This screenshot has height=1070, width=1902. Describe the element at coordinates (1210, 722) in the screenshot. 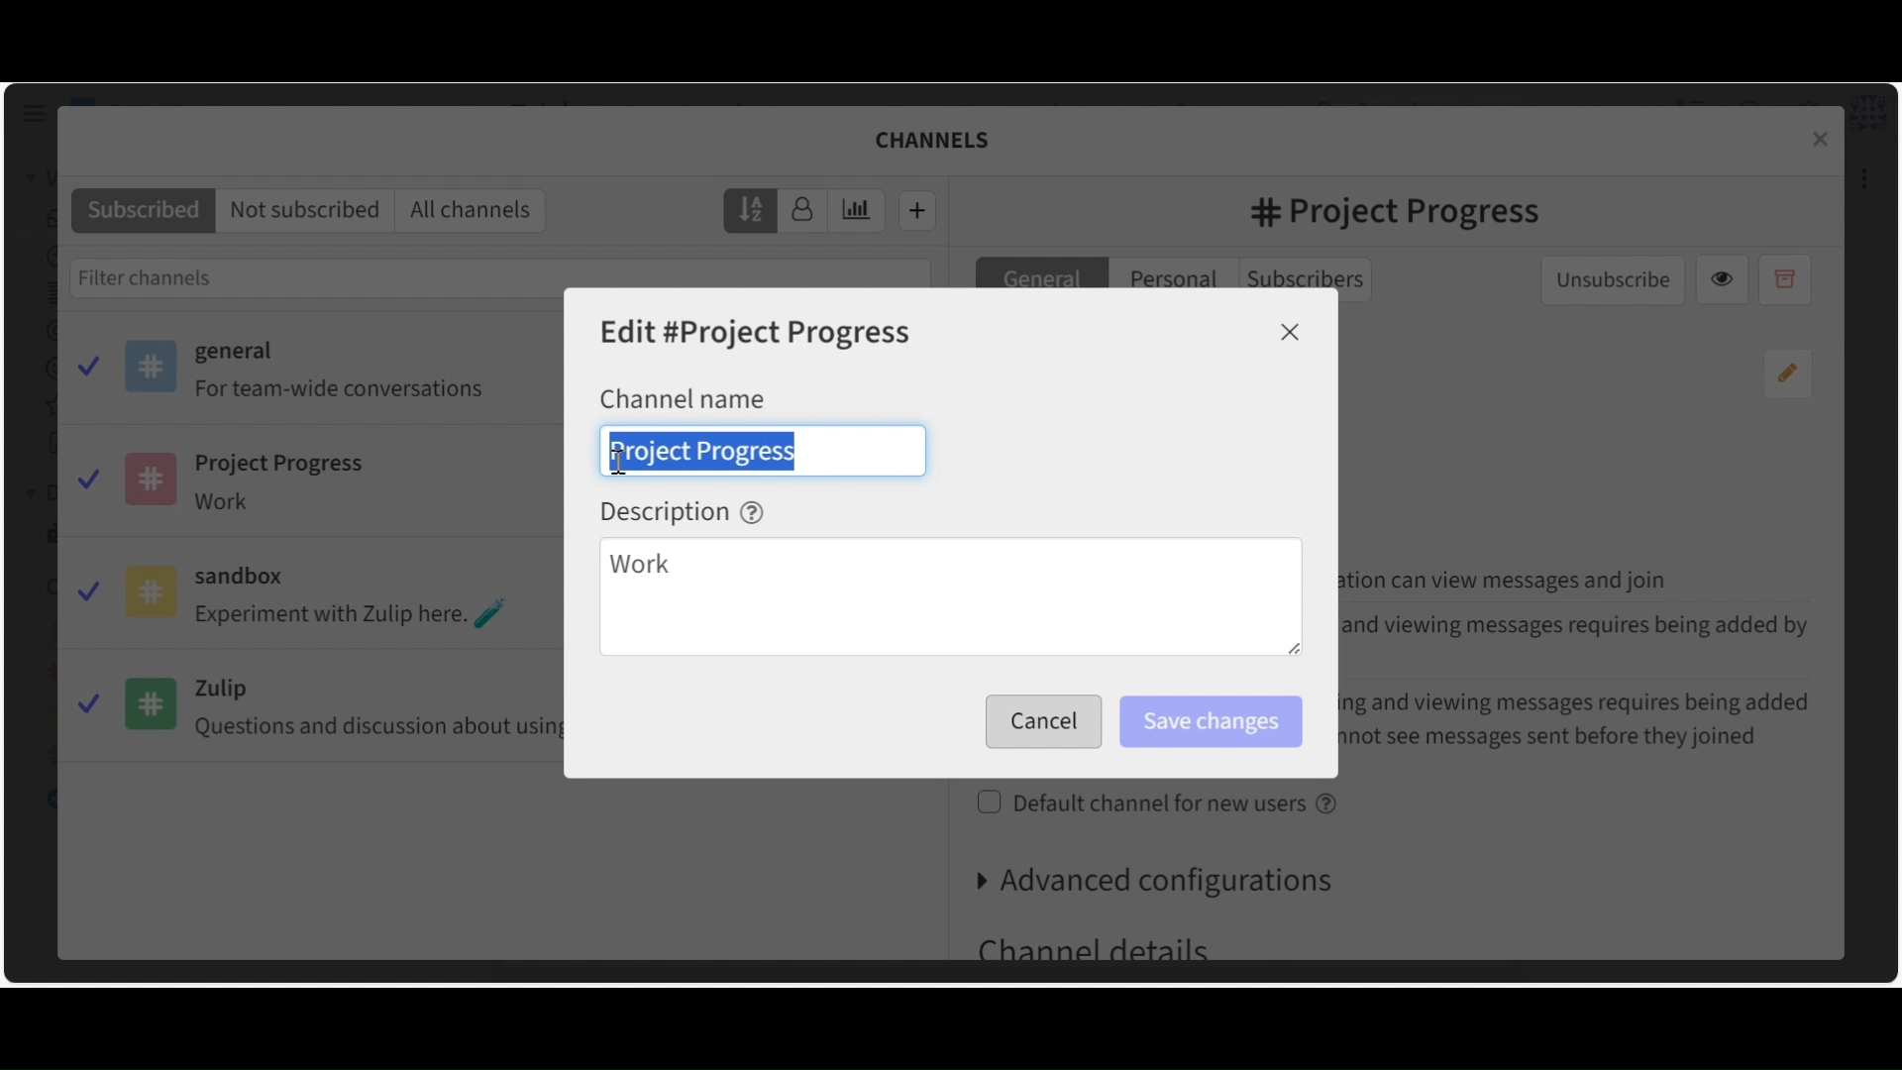

I see `Save Changes` at that location.